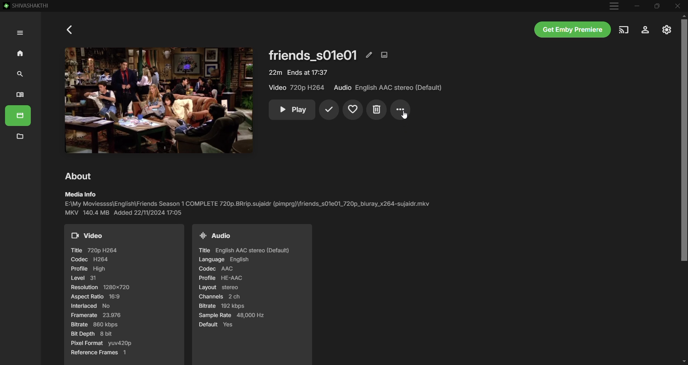 This screenshot has height=365, width=688. I want to click on , so click(614, 6).